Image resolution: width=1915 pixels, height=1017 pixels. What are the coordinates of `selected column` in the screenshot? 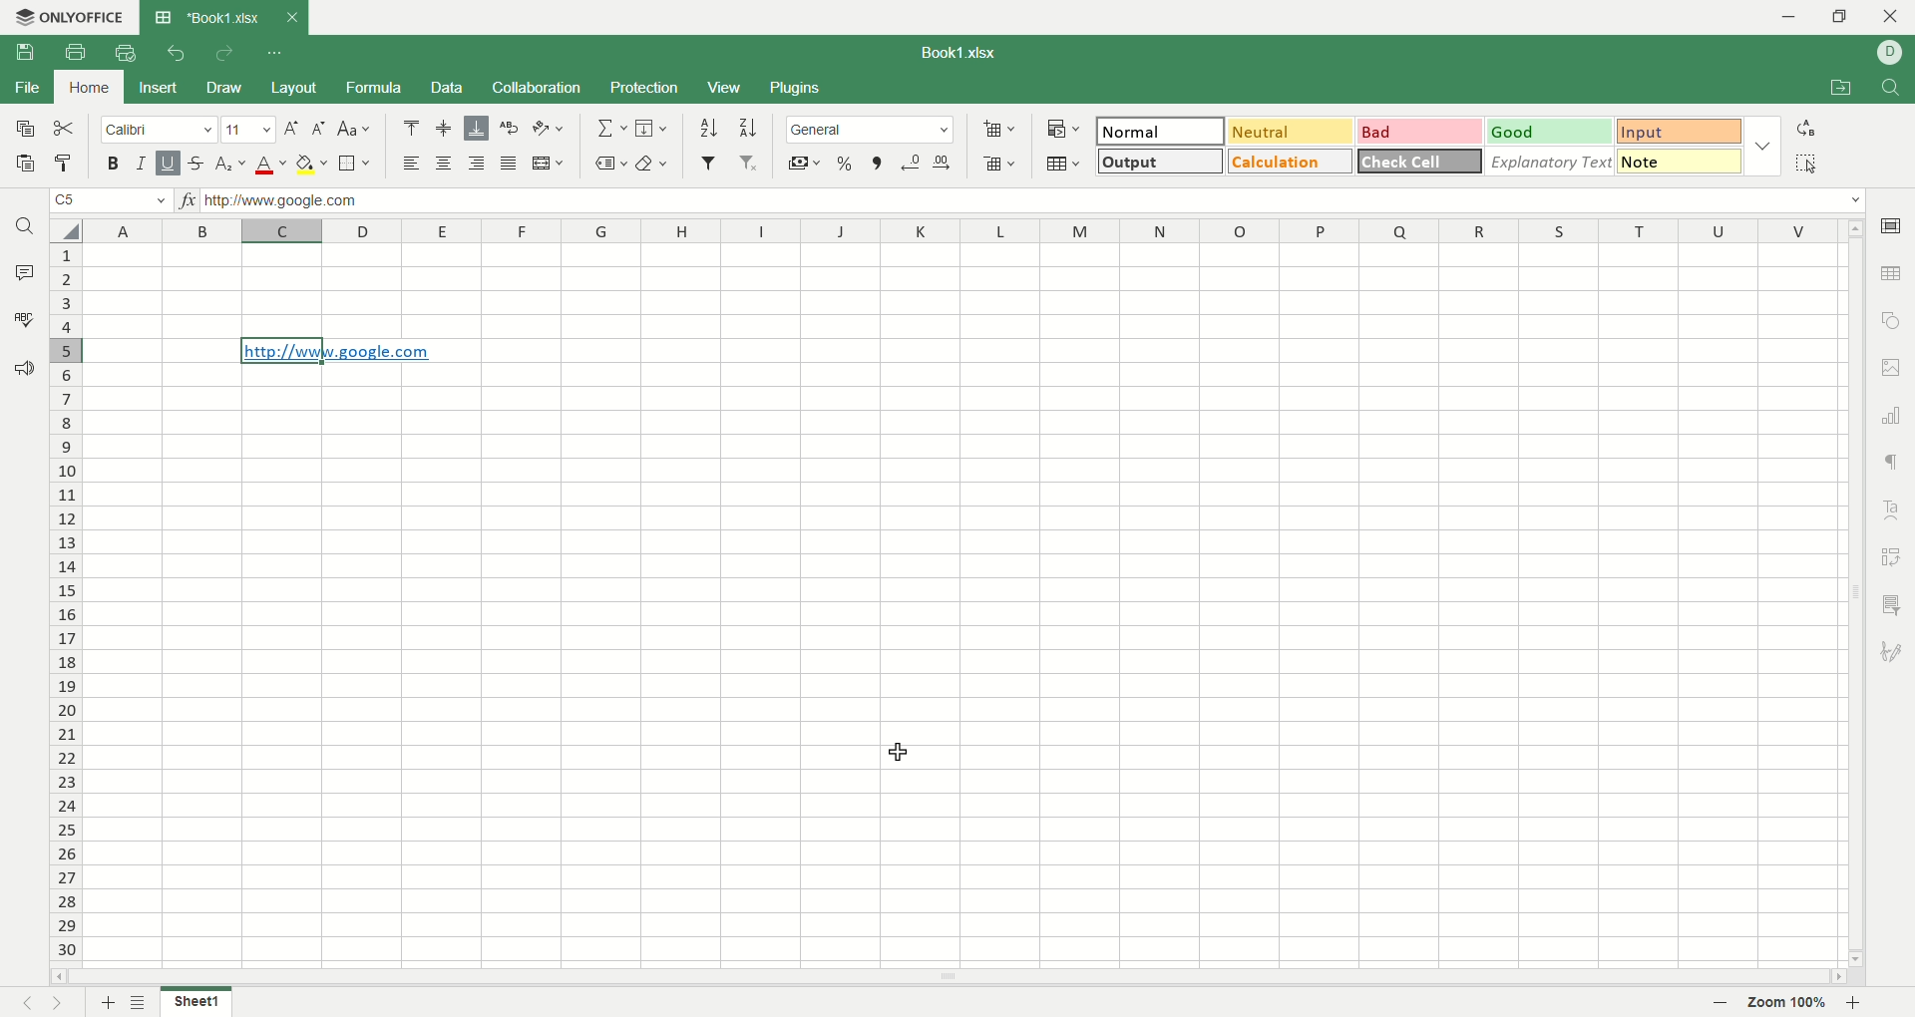 It's located at (283, 229).